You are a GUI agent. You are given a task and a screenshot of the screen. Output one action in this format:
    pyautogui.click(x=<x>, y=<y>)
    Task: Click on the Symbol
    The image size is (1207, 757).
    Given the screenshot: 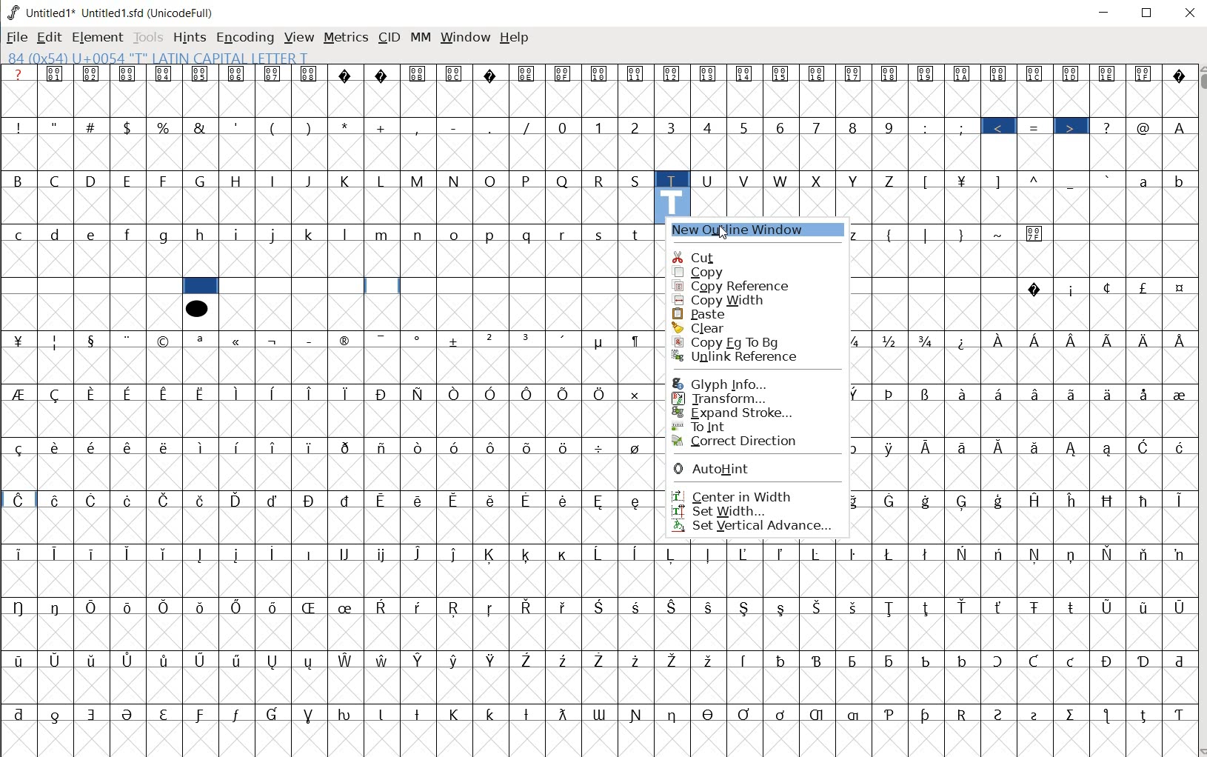 What is the action you would take?
    pyautogui.click(x=128, y=714)
    